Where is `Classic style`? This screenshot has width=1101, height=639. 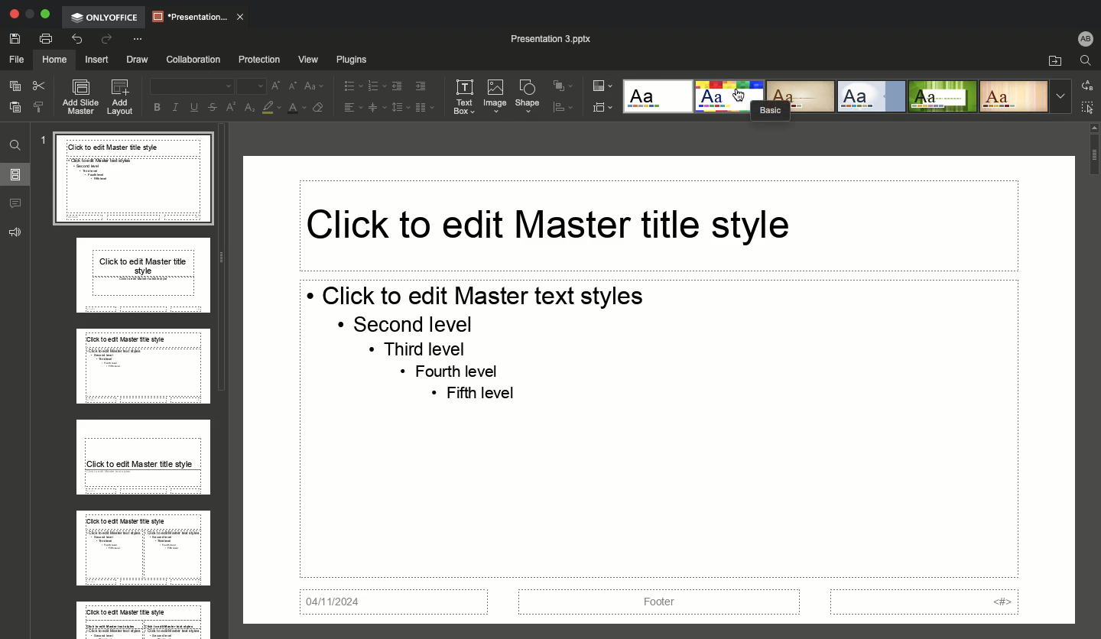
Classic style is located at coordinates (810, 99).